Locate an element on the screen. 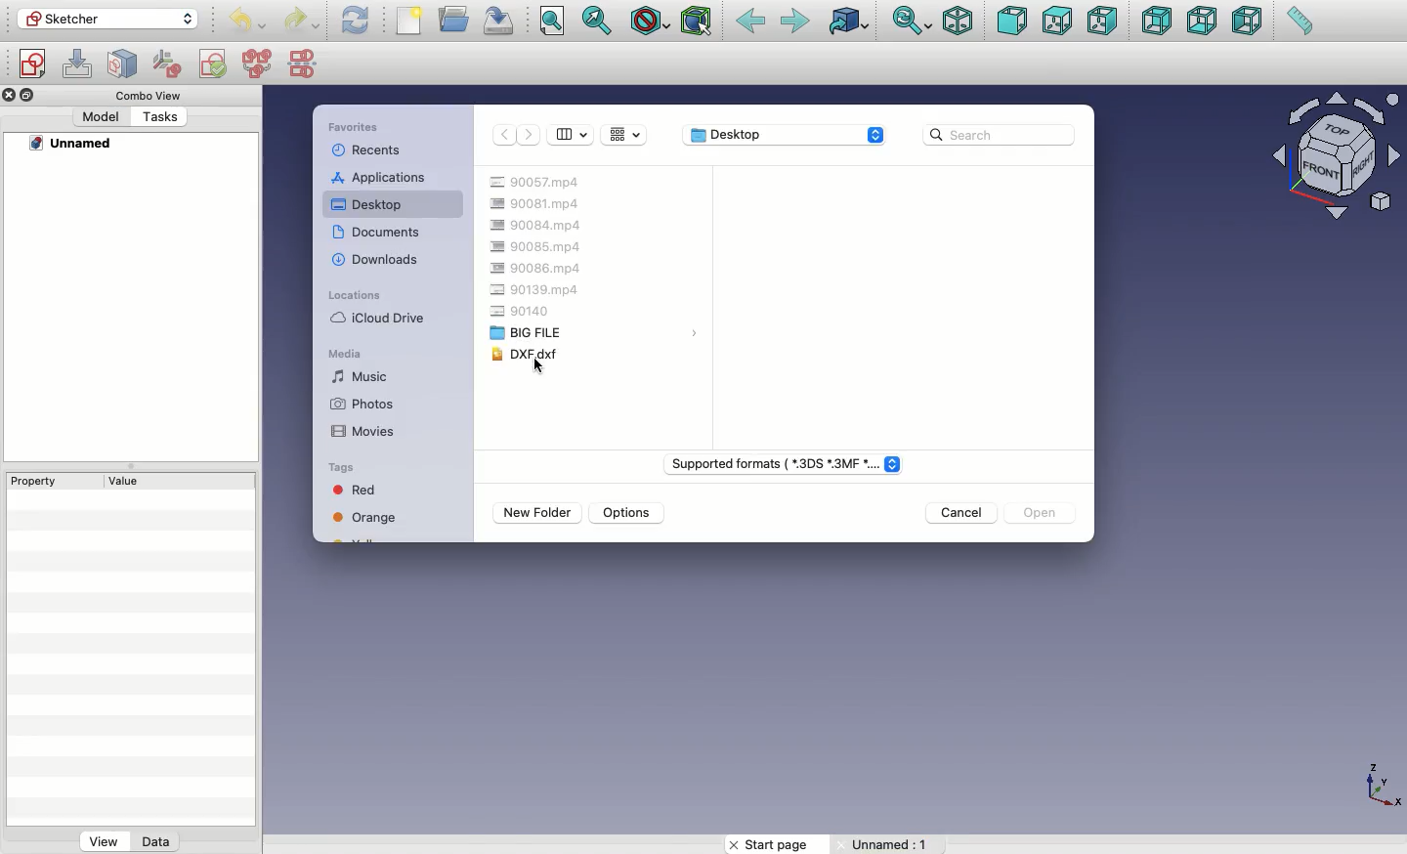  Grid is located at coordinates (625, 135).